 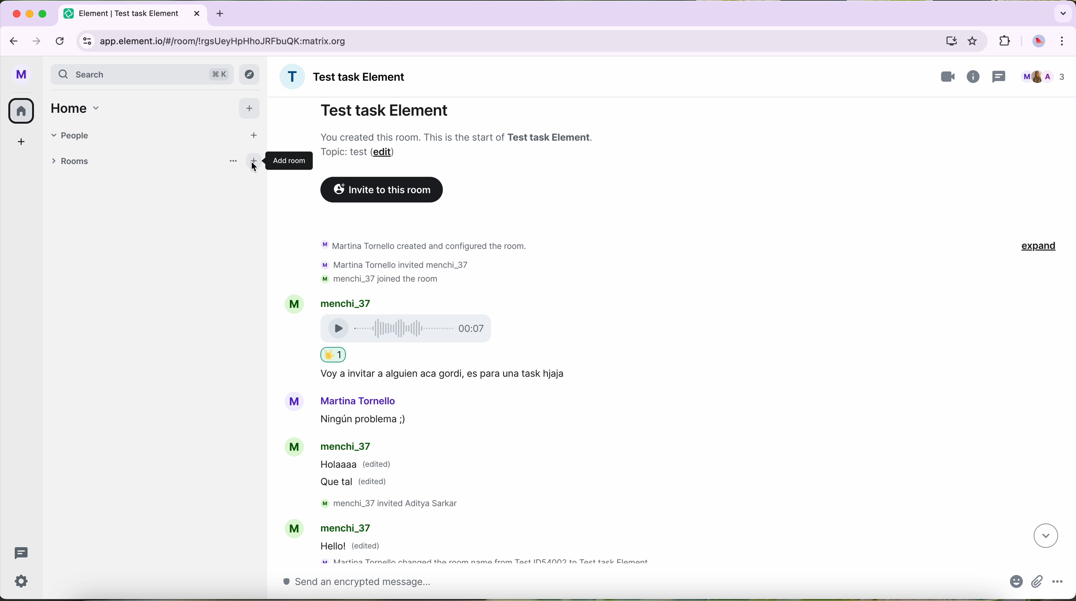 I want to click on people tab, so click(x=156, y=135).